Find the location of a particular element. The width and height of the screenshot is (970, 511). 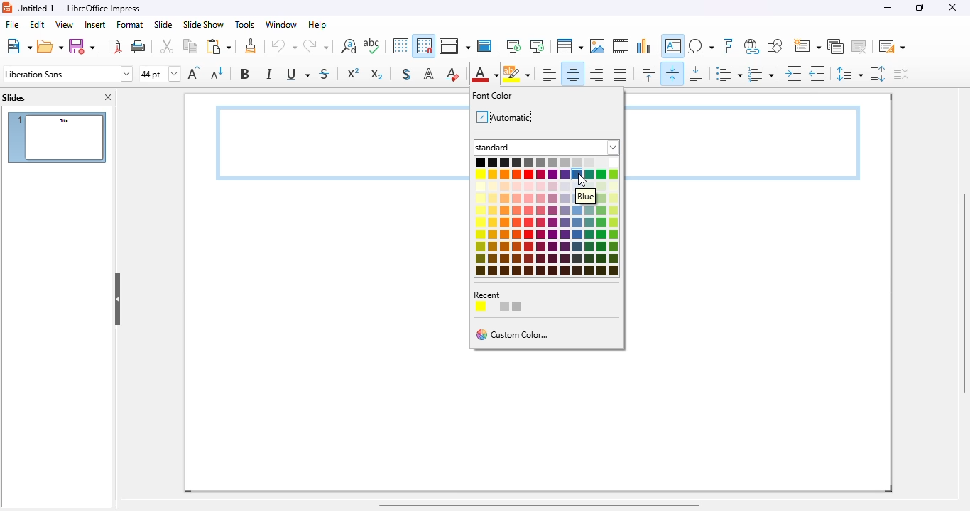

hide is located at coordinates (118, 299).